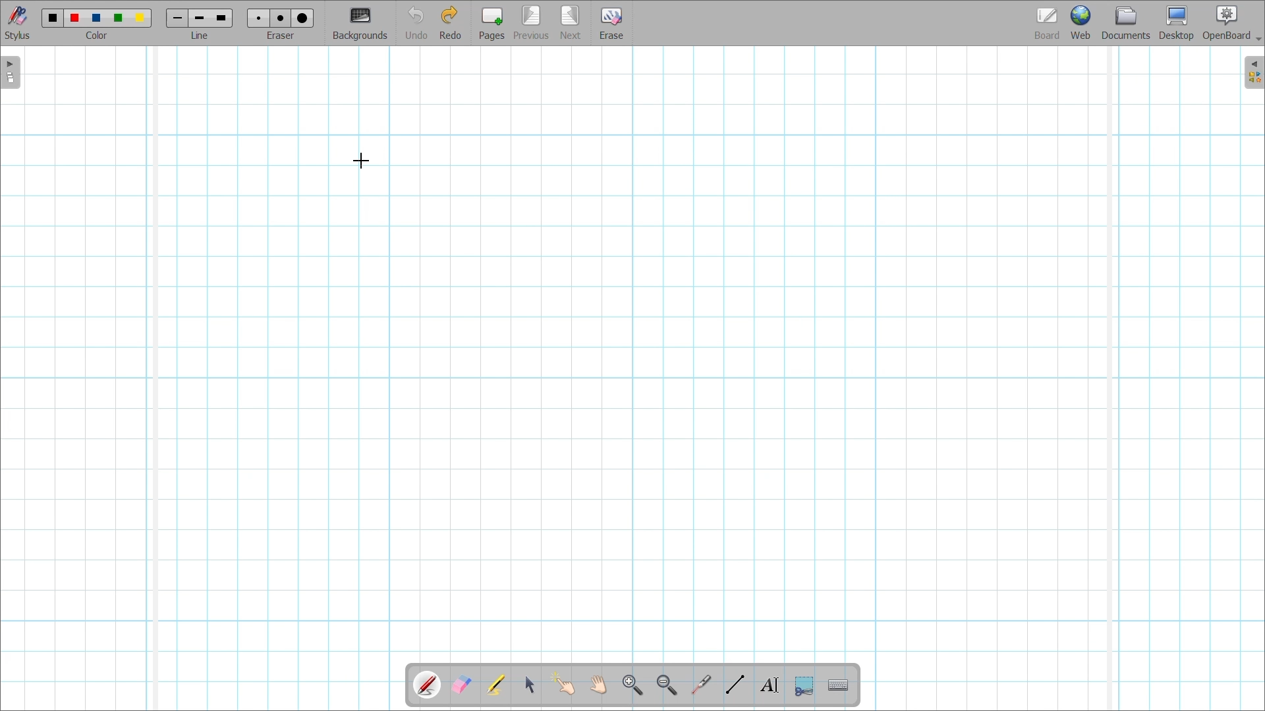 The width and height of the screenshot is (1265, 711). What do you see at coordinates (1232, 23) in the screenshot?
I see `OpenBoard settings` at bounding box center [1232, 23].